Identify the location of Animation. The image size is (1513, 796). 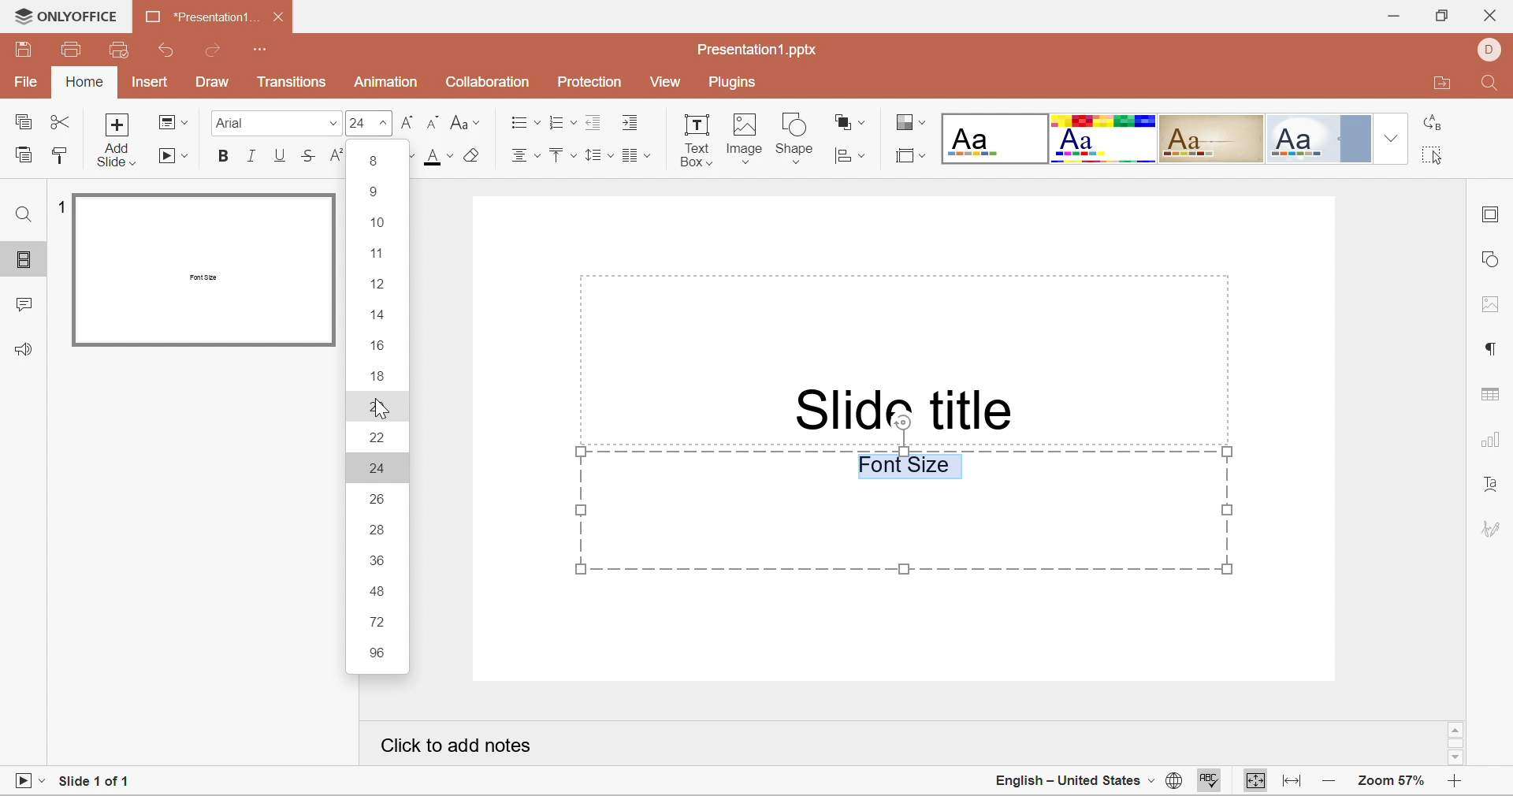
(385, 82).